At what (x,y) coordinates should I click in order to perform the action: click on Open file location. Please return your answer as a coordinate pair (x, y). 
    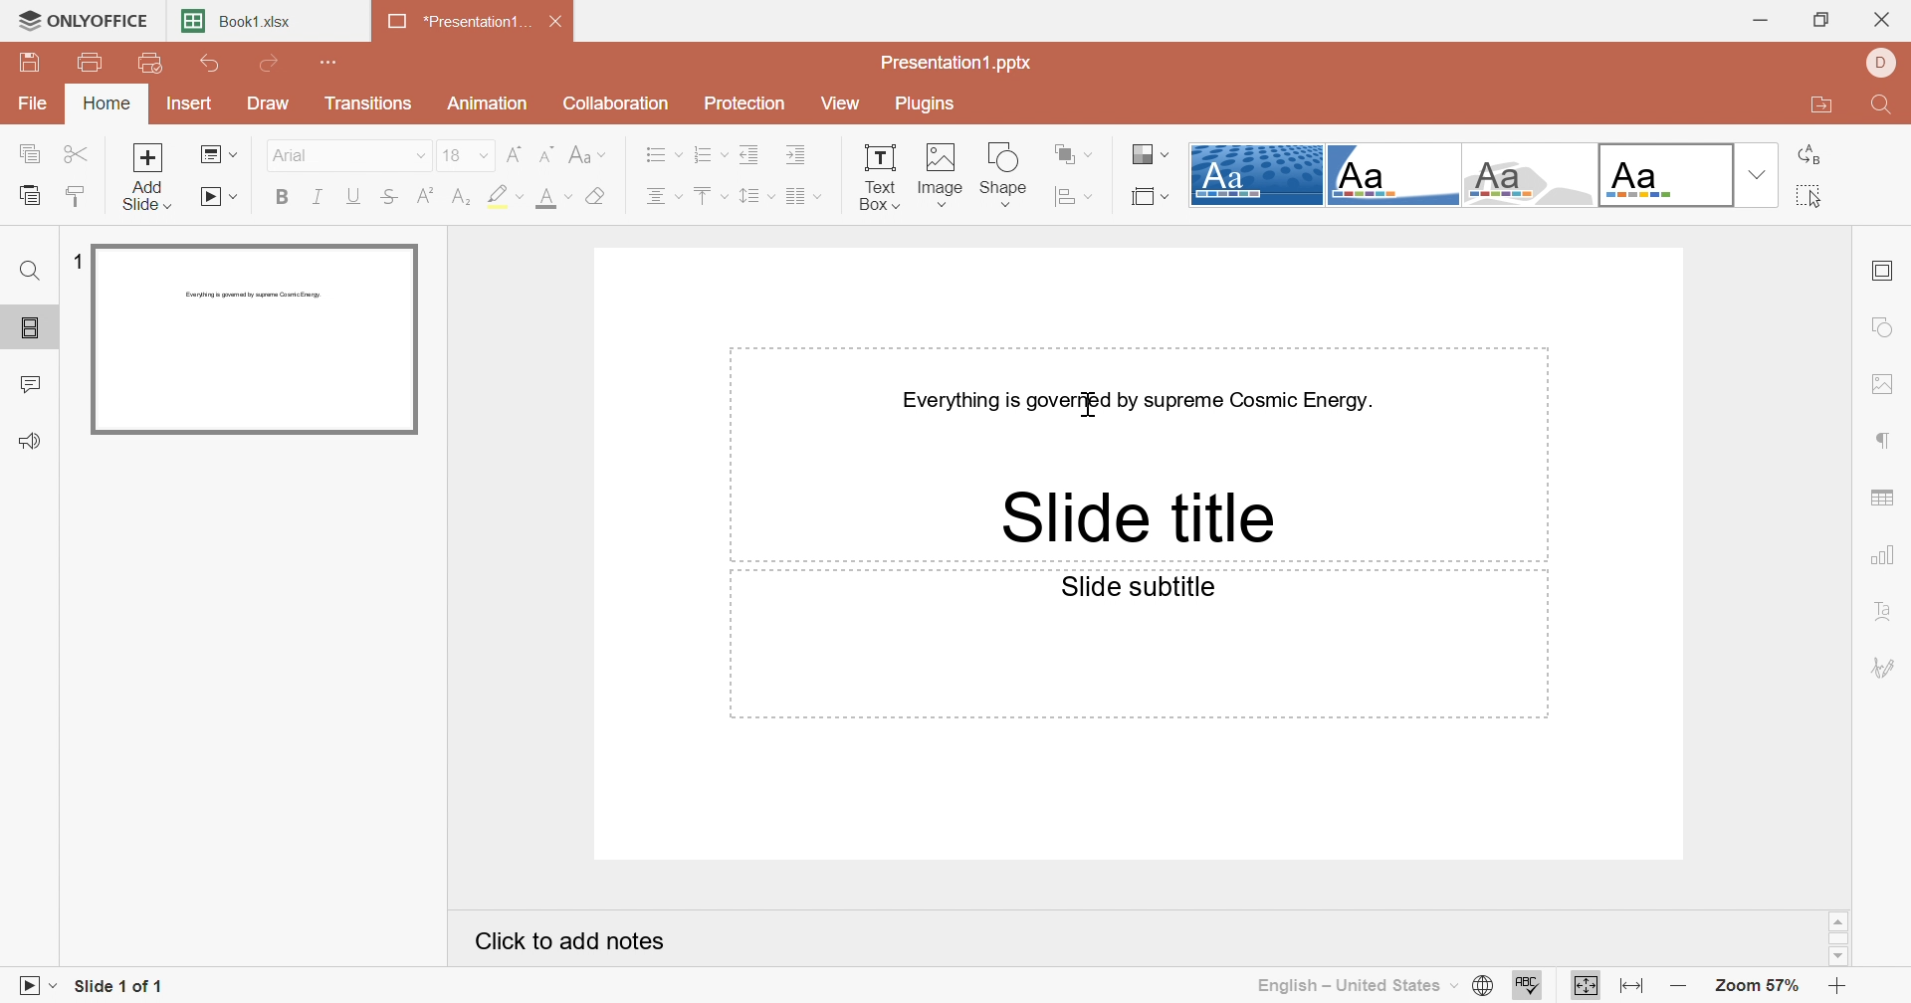
    Looking at the image, I should click on (1821, 104).